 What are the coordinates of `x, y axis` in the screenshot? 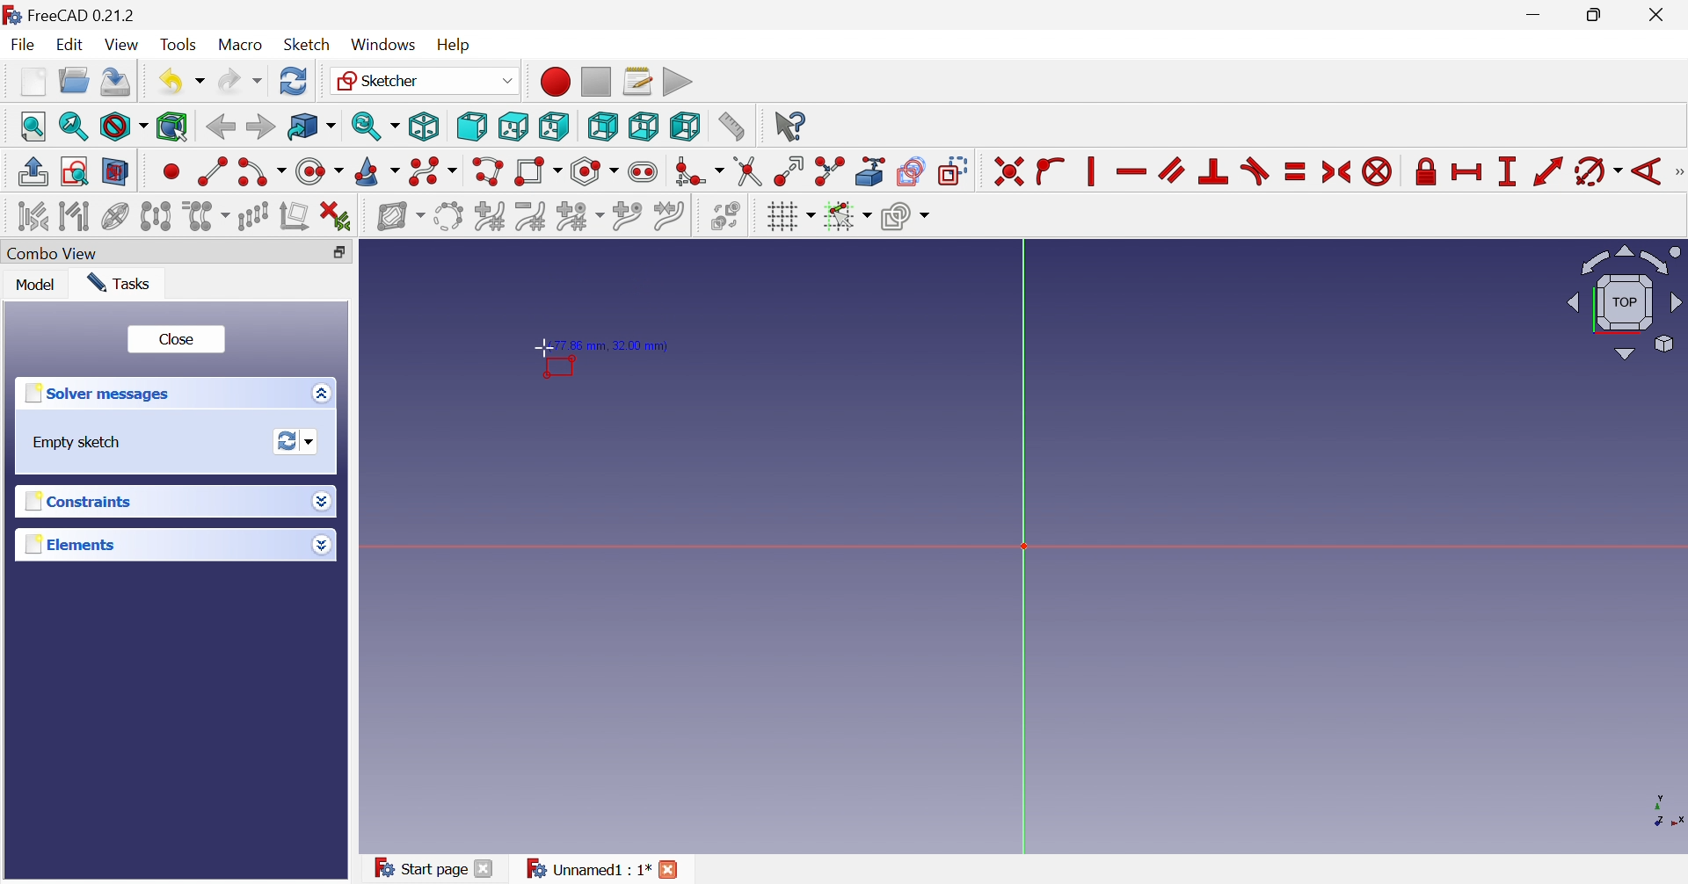 It's located at (1663, 810).